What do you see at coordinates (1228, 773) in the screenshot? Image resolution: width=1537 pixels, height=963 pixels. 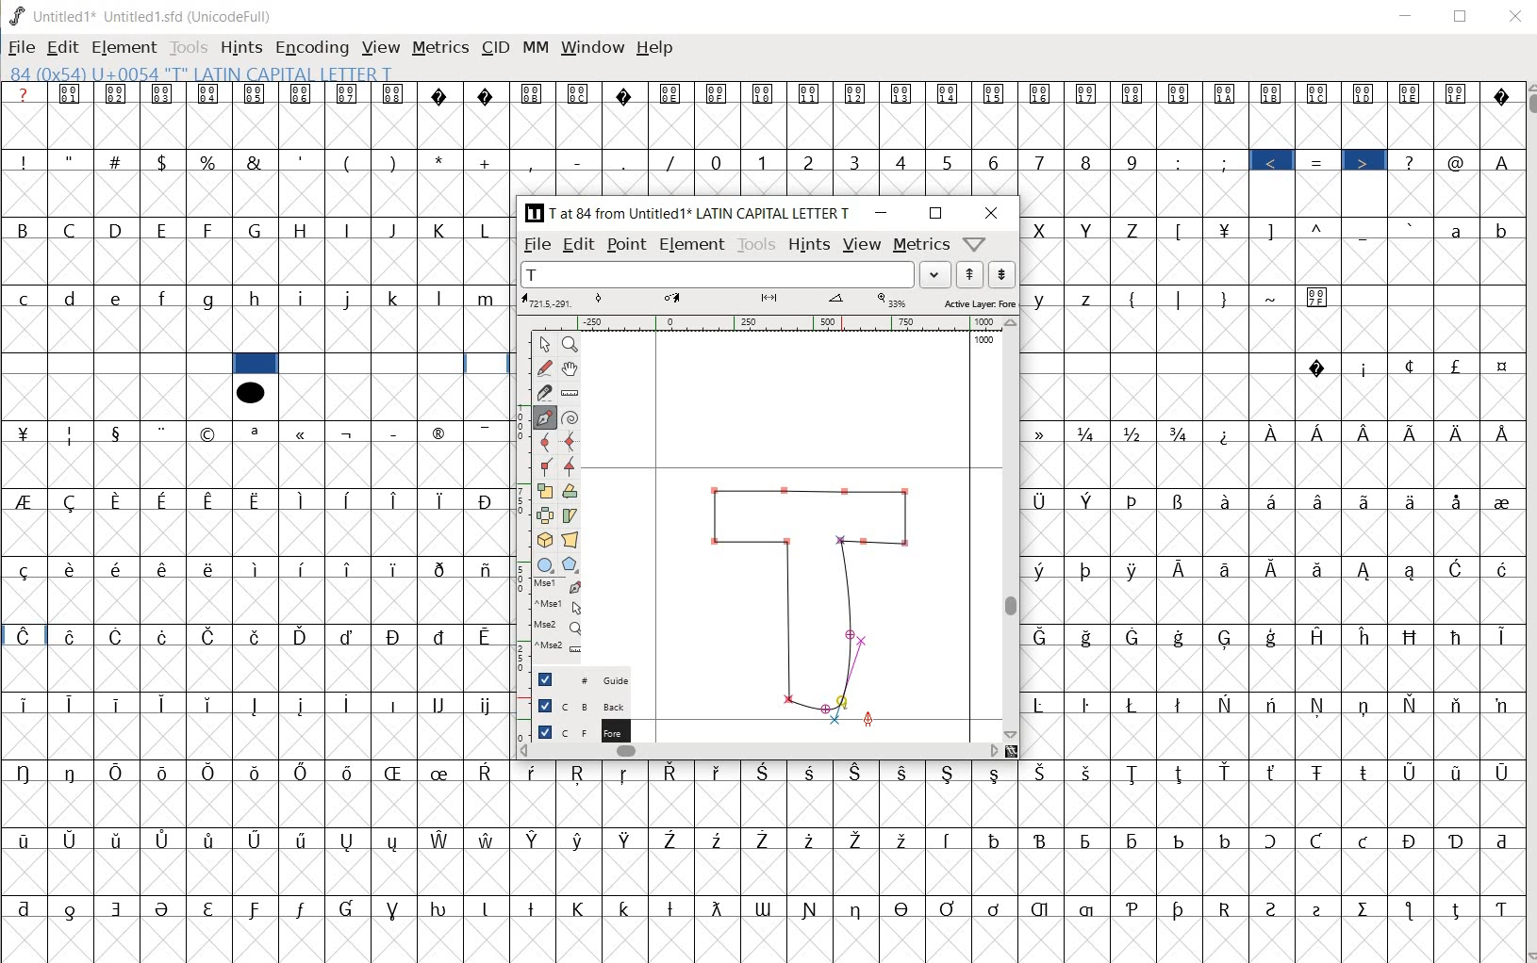 I see `Symbol` at bounding box center [1228, 773].